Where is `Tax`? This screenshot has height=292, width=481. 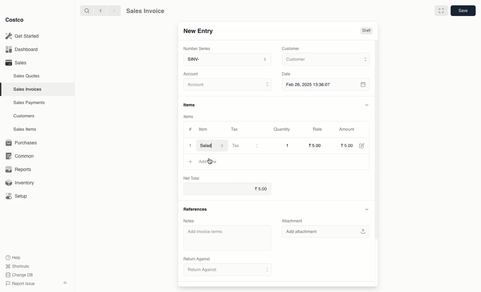 Tax is located at coordinates (234, 128).